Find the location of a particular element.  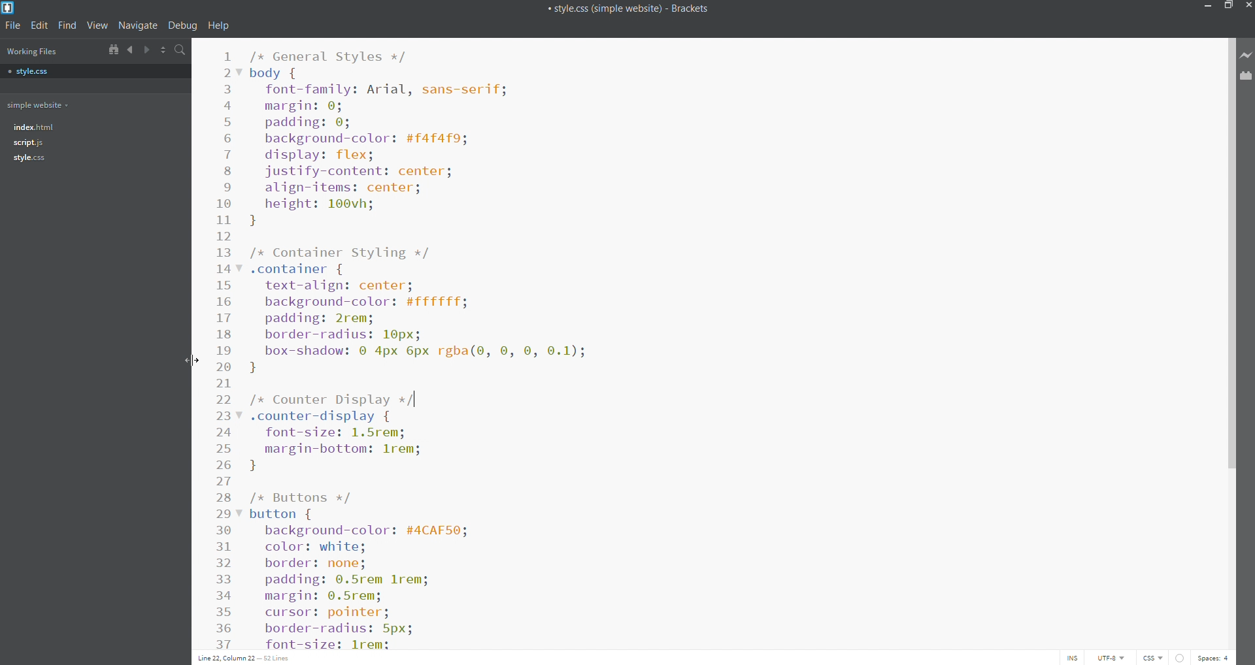

cursor is located at coordinates (192, 360).